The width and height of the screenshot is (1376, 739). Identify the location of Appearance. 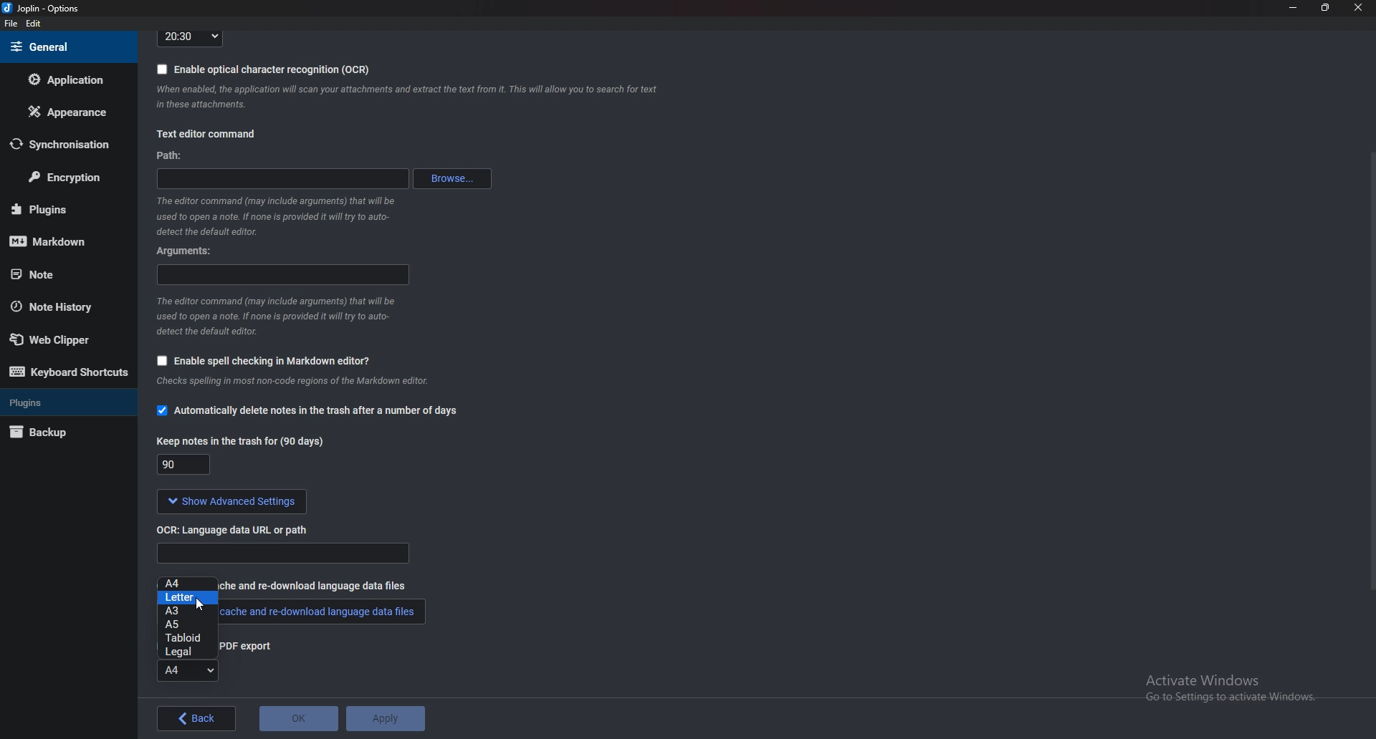
(66, 112).